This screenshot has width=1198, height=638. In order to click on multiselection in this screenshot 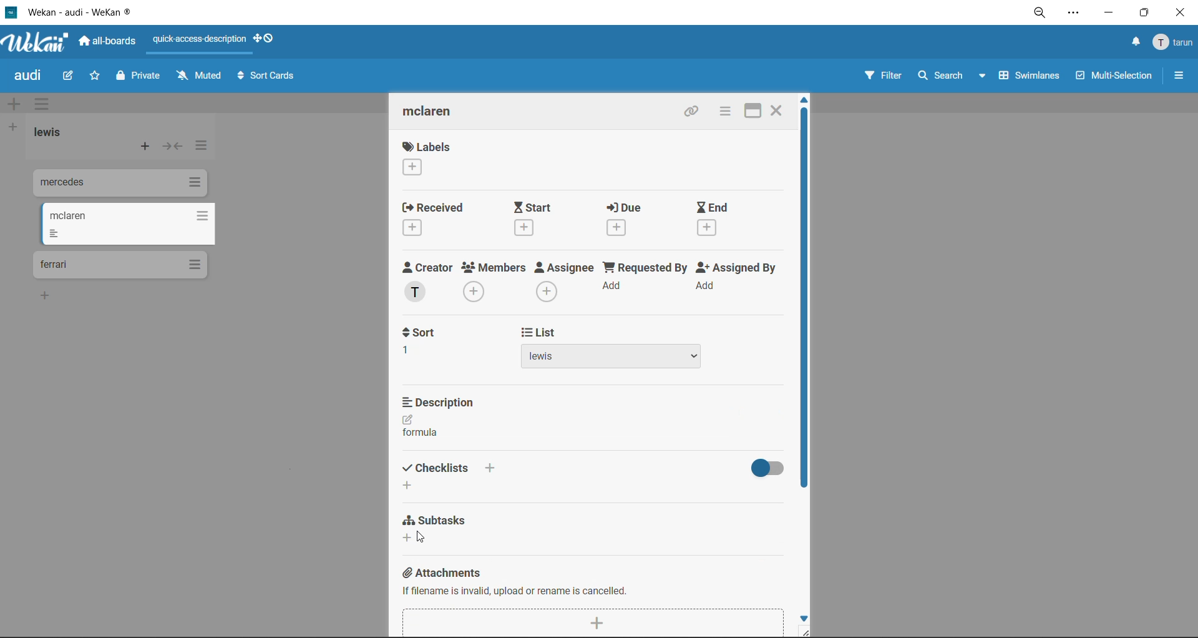, I will do `click(1112, 77)`.